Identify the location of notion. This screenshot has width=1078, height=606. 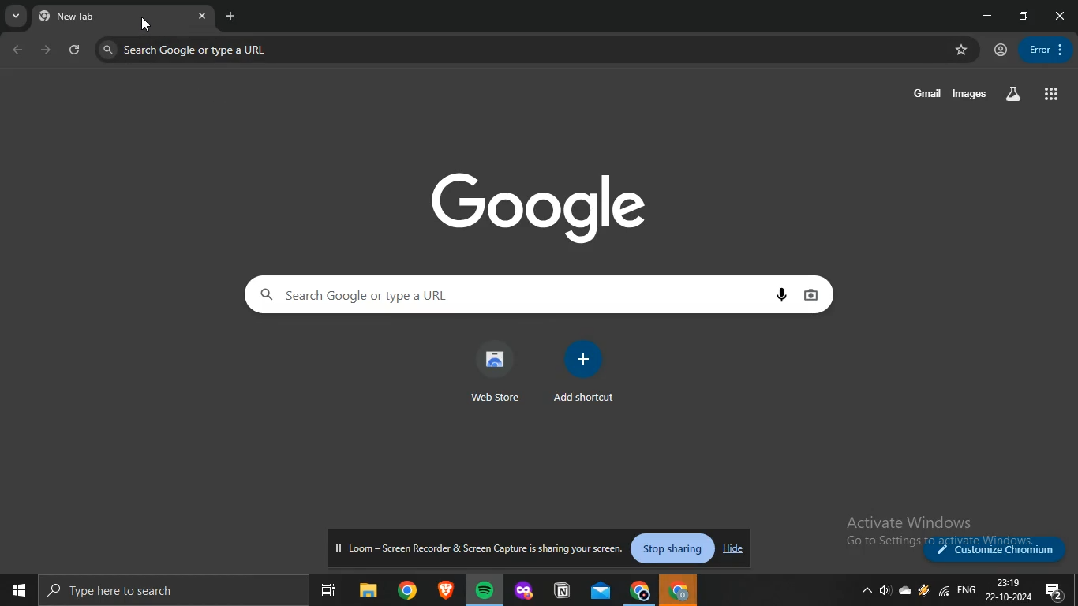
(562, 591).